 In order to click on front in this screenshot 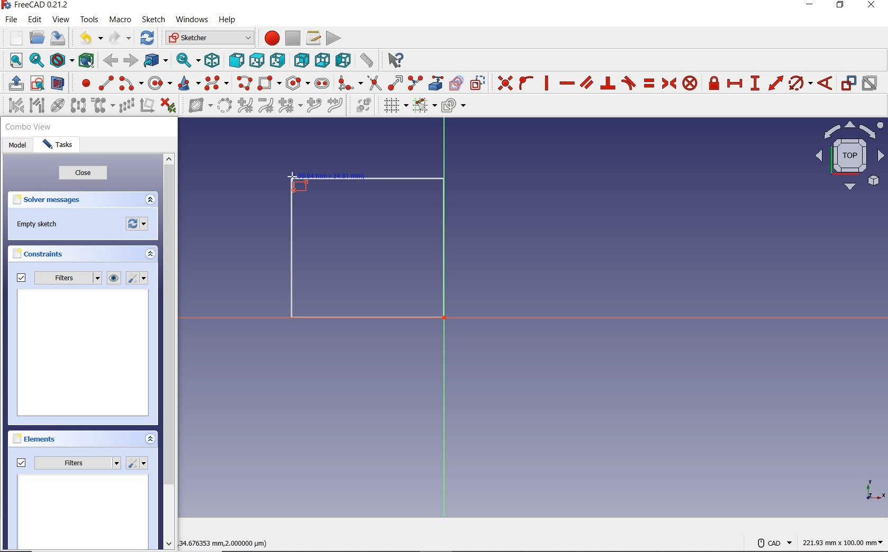, I will do `click(236, 61)`.